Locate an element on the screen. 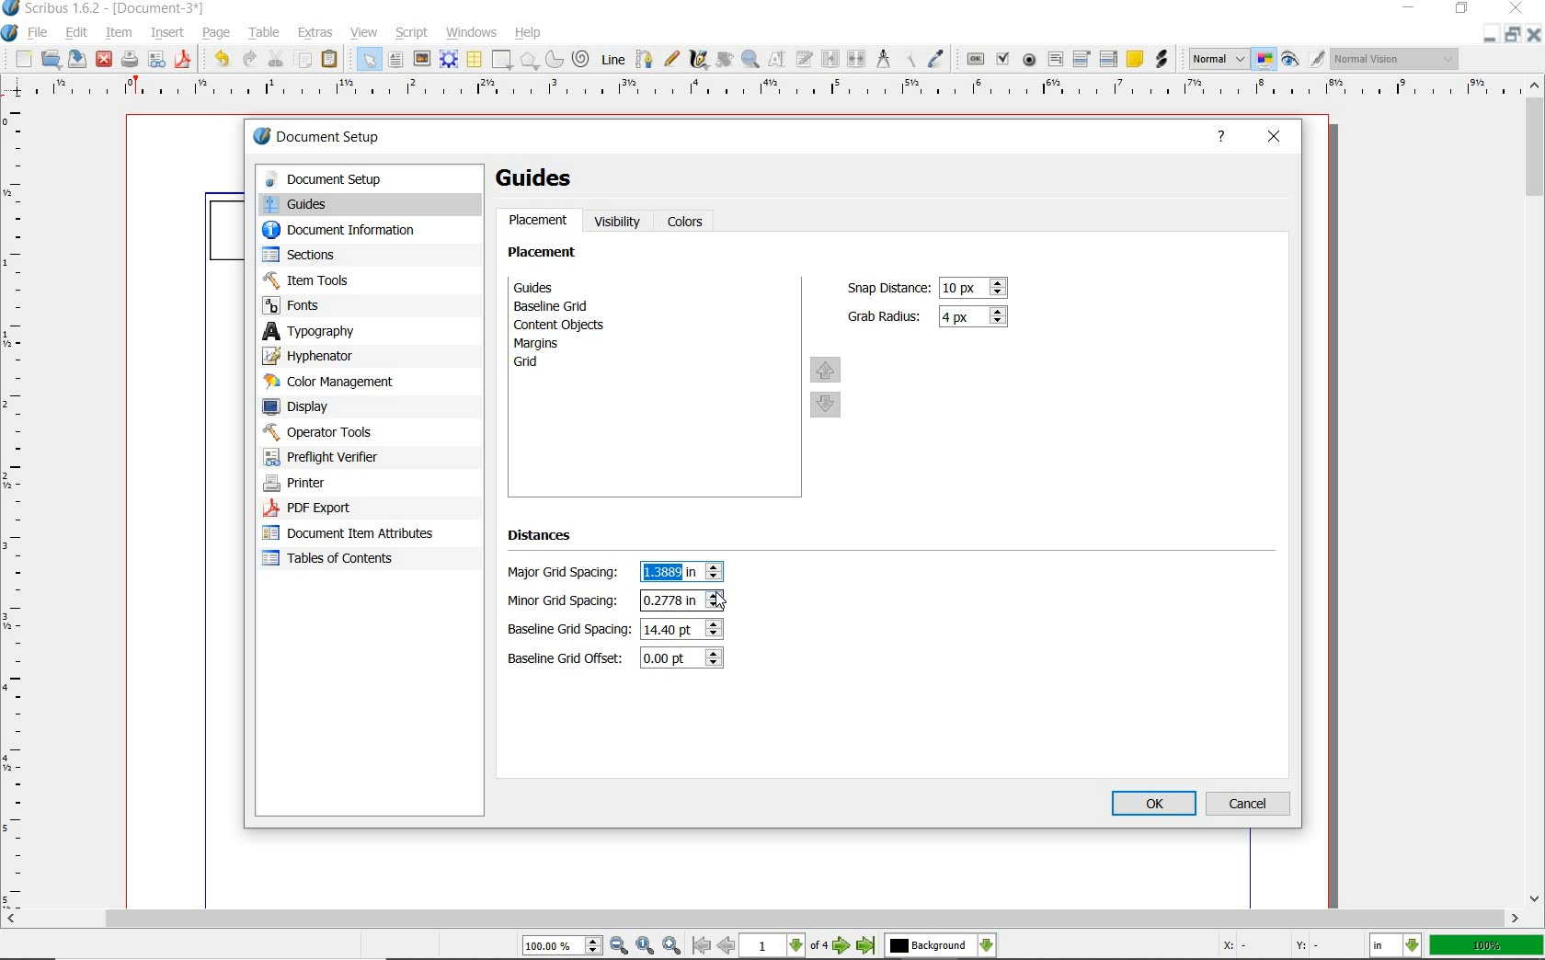 This screenshot has height=960, width=1545. 100% is located at coordinates (1488, 945).